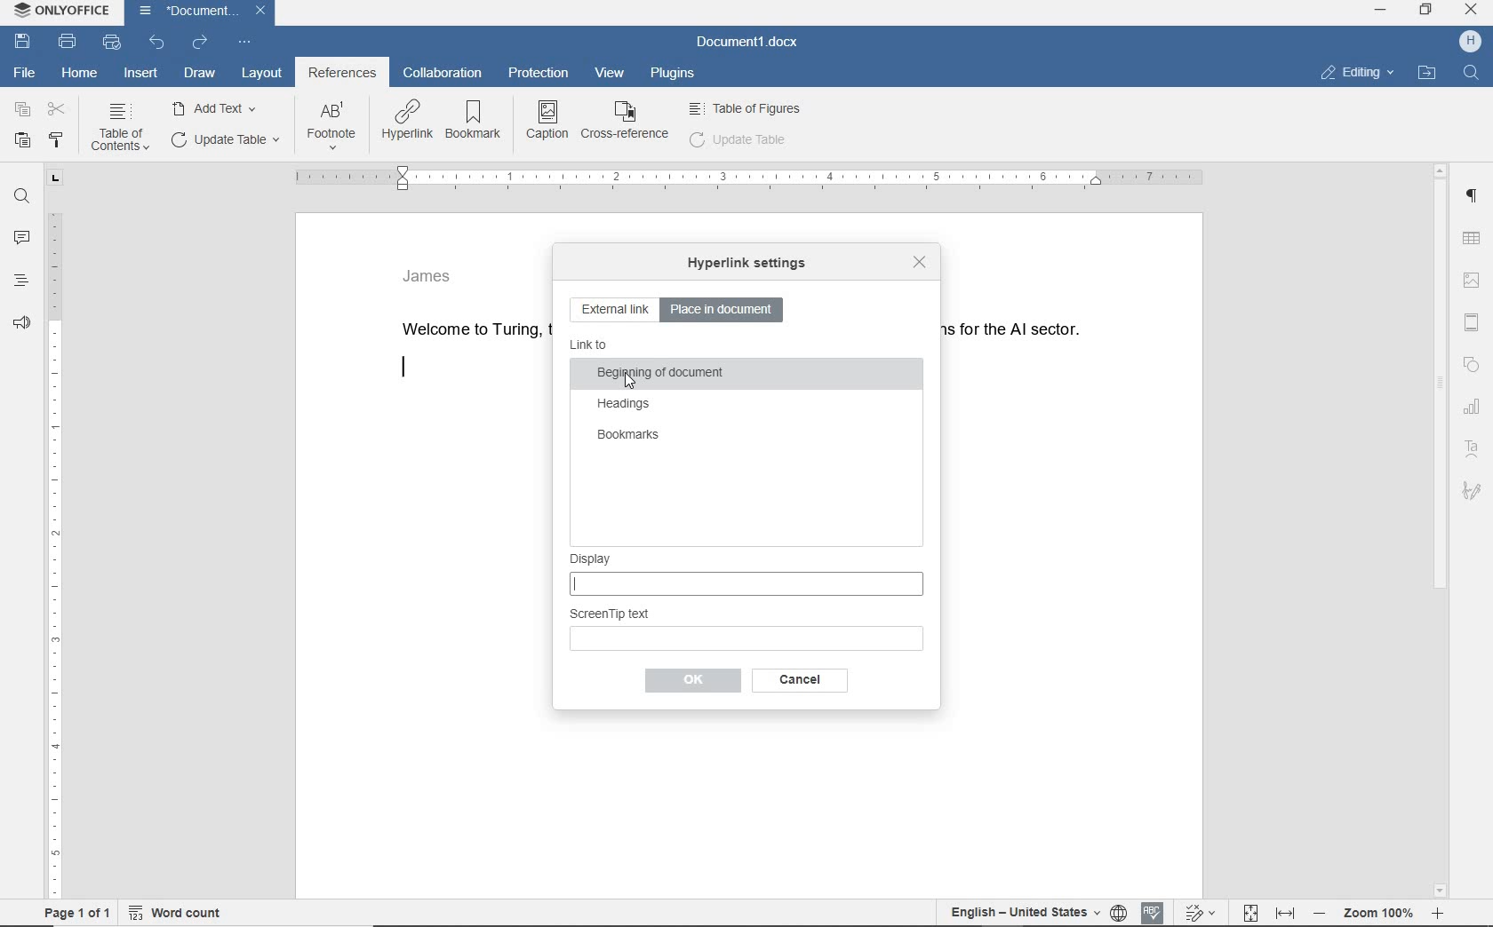  What do you see at coordinates (21, 41) in the screenshot?
I see `save` at bounding box center [21, 41].